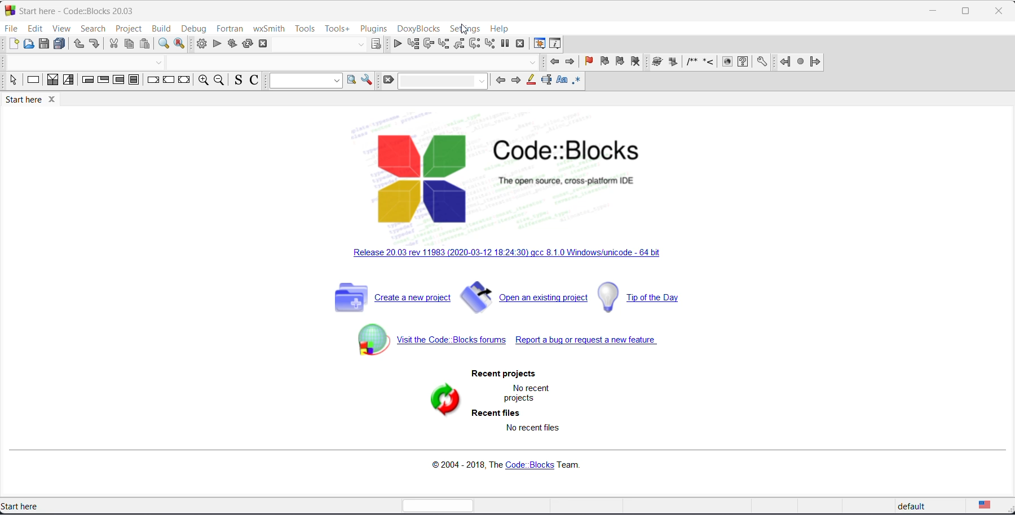 This screenshot has height=515, width=1015. I want to click on resize, so click(965, 11).